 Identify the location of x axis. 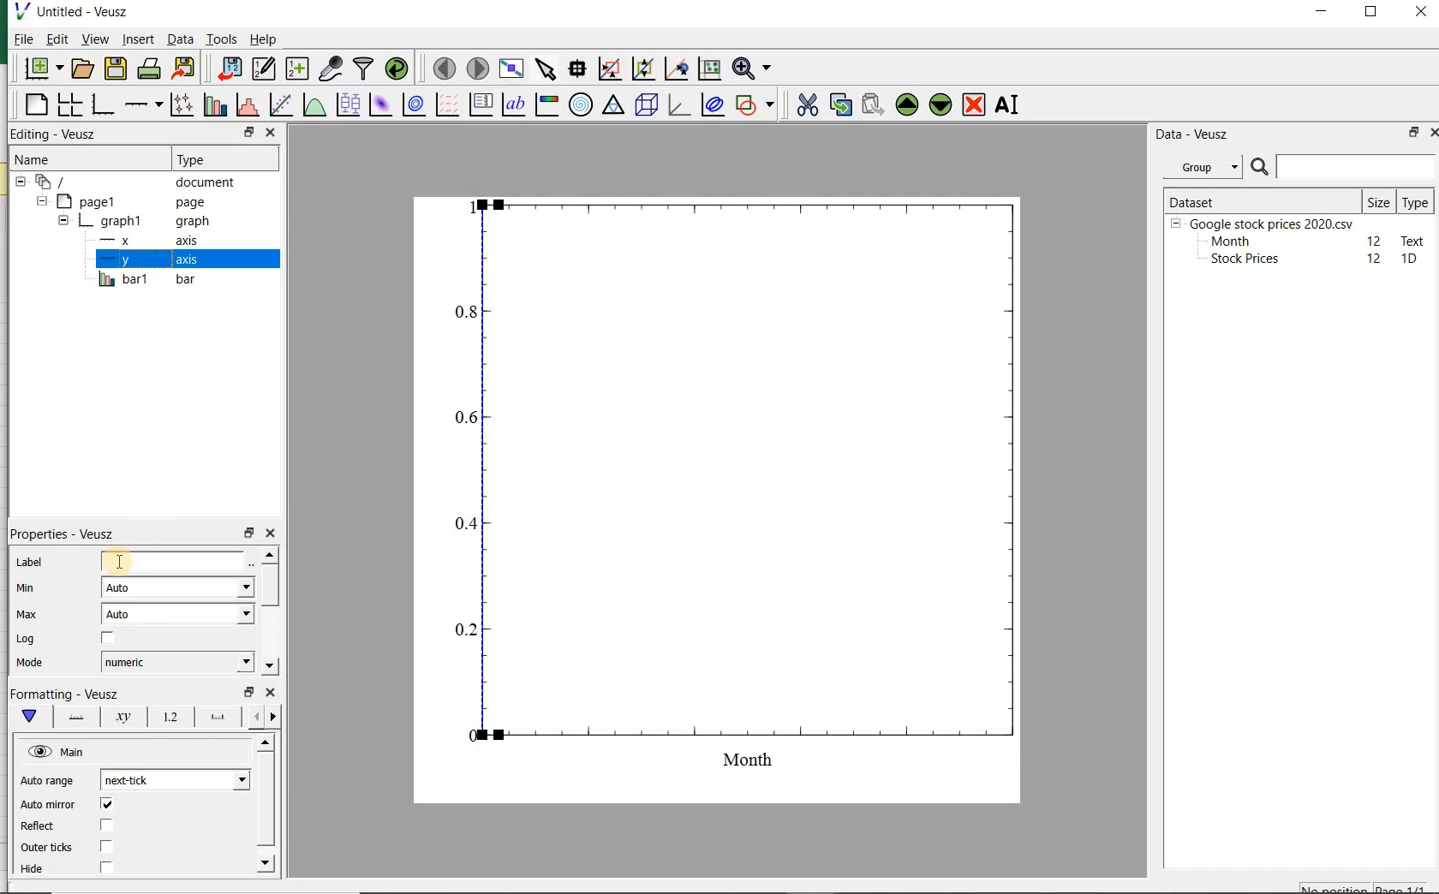
(141, 241).